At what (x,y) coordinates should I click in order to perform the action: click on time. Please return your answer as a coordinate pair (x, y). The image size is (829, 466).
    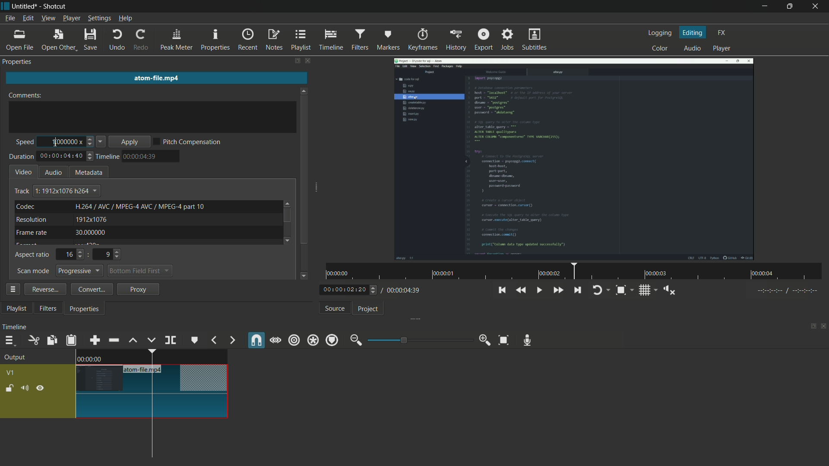
    Looking at the image, I should click on (141, 157).